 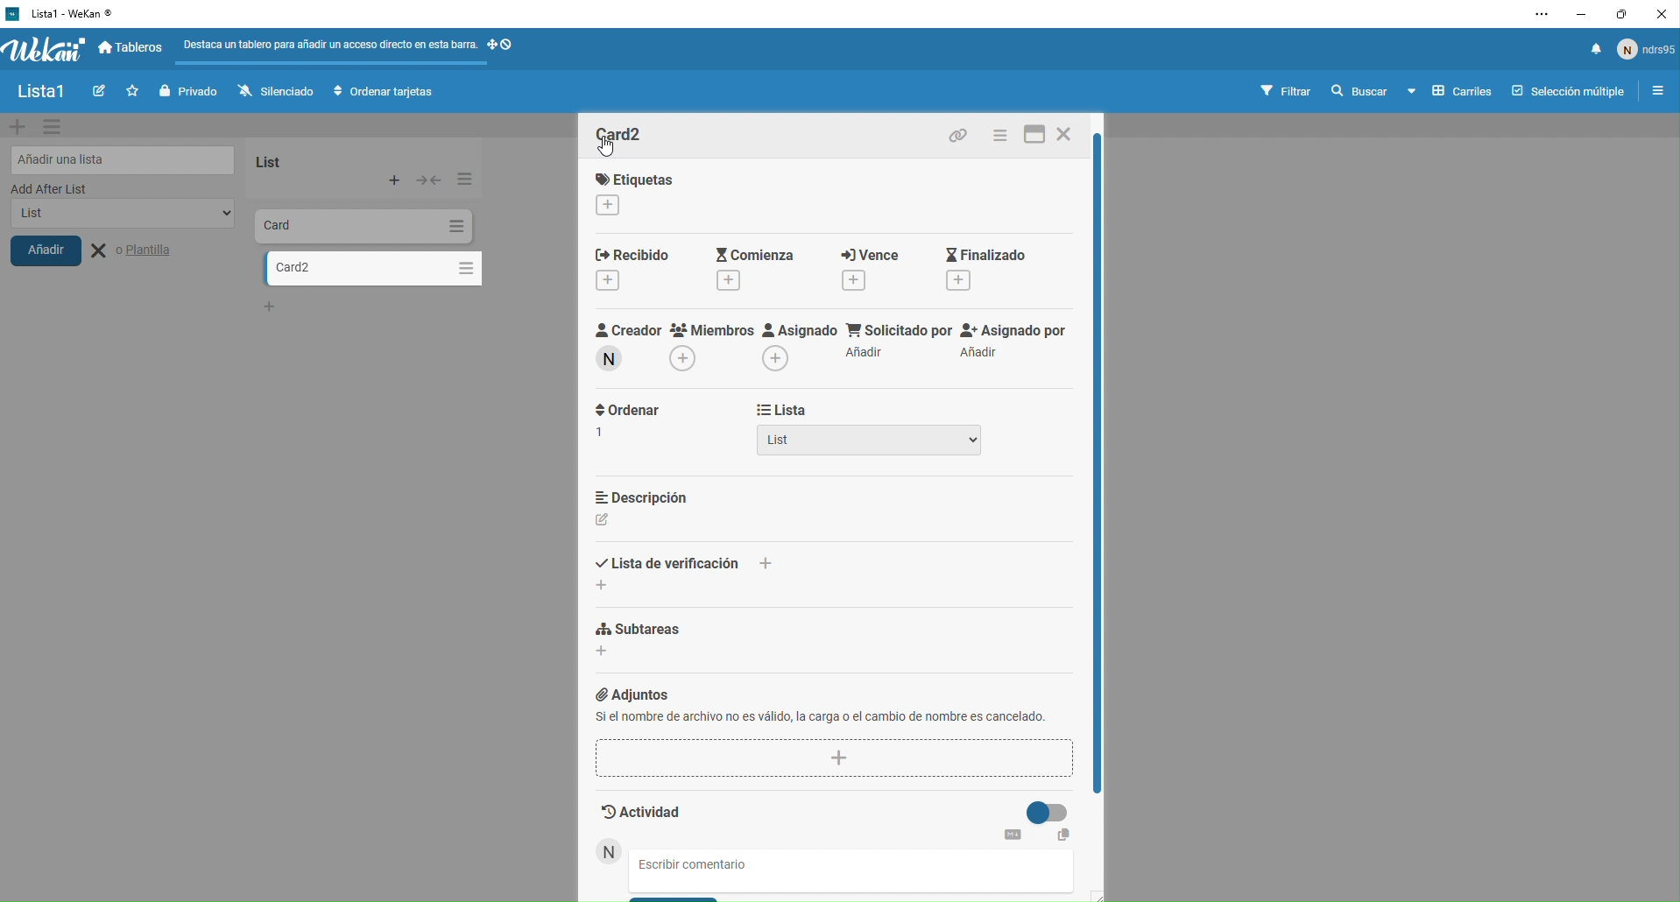 What do you see at coordinates (624, 349) in the screenshot?
I see `Creador` at bounding box center [624, 349].